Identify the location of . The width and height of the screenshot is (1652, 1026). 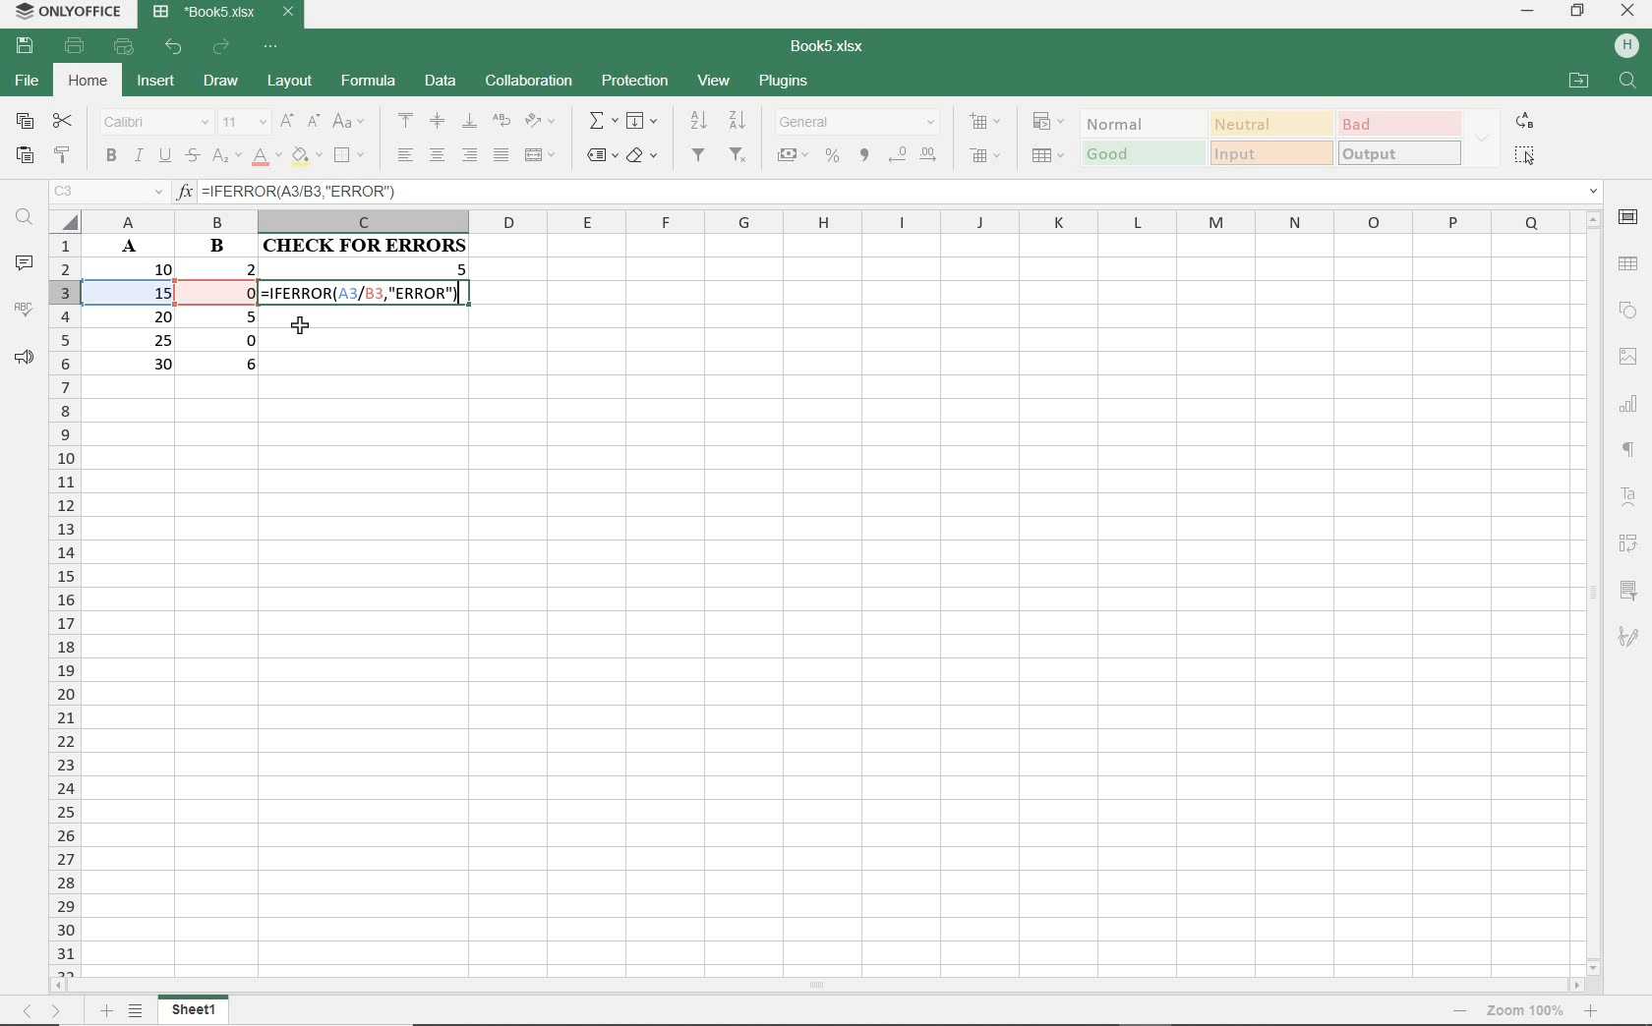
(1628, 83).